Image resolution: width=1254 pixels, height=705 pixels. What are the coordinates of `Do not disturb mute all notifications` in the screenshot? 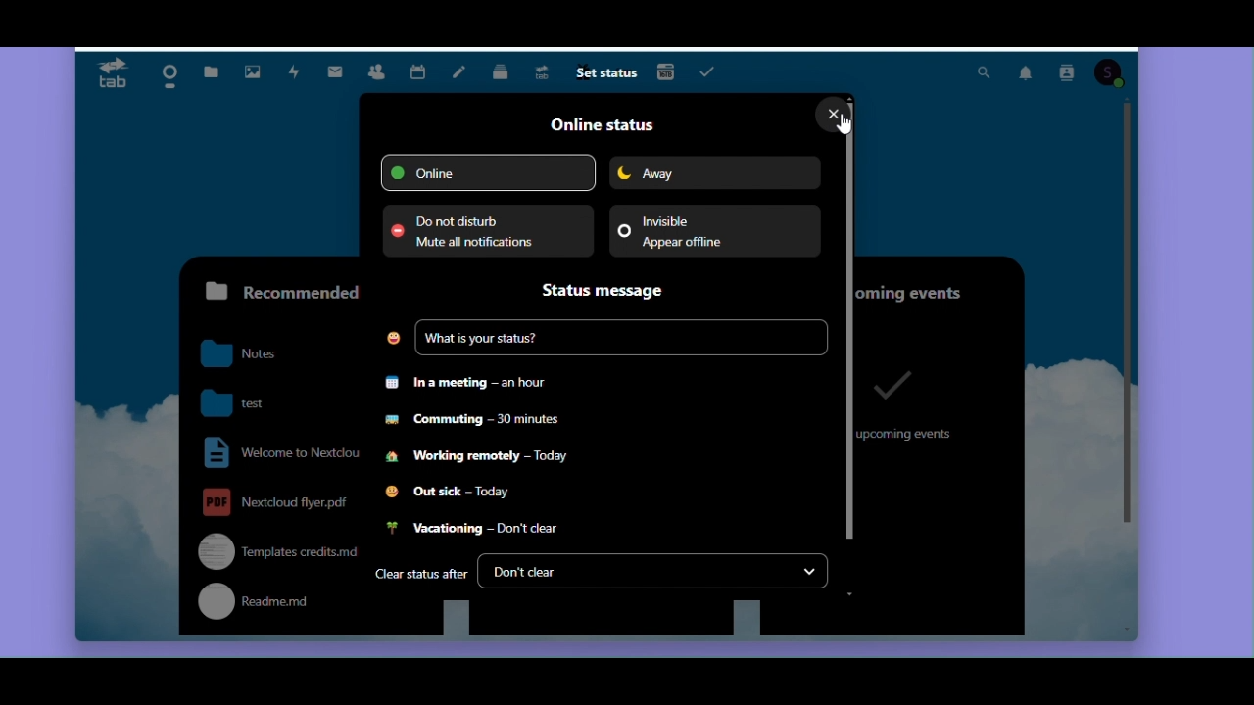 It's located at (487, 231).